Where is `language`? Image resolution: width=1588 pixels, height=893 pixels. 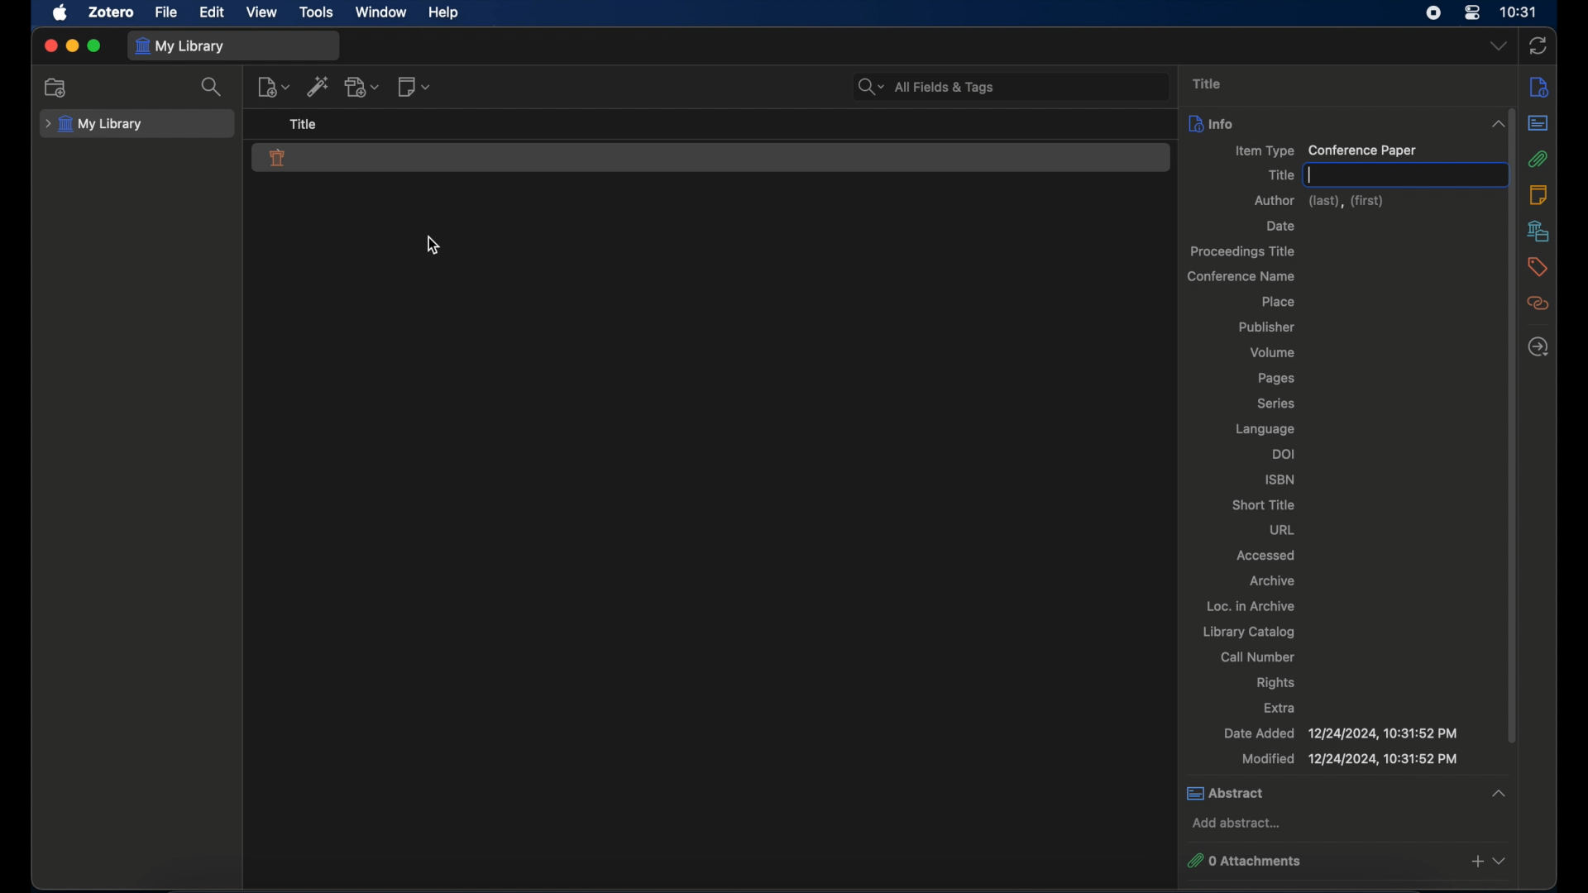 language is located at coordinates (1265, 429).